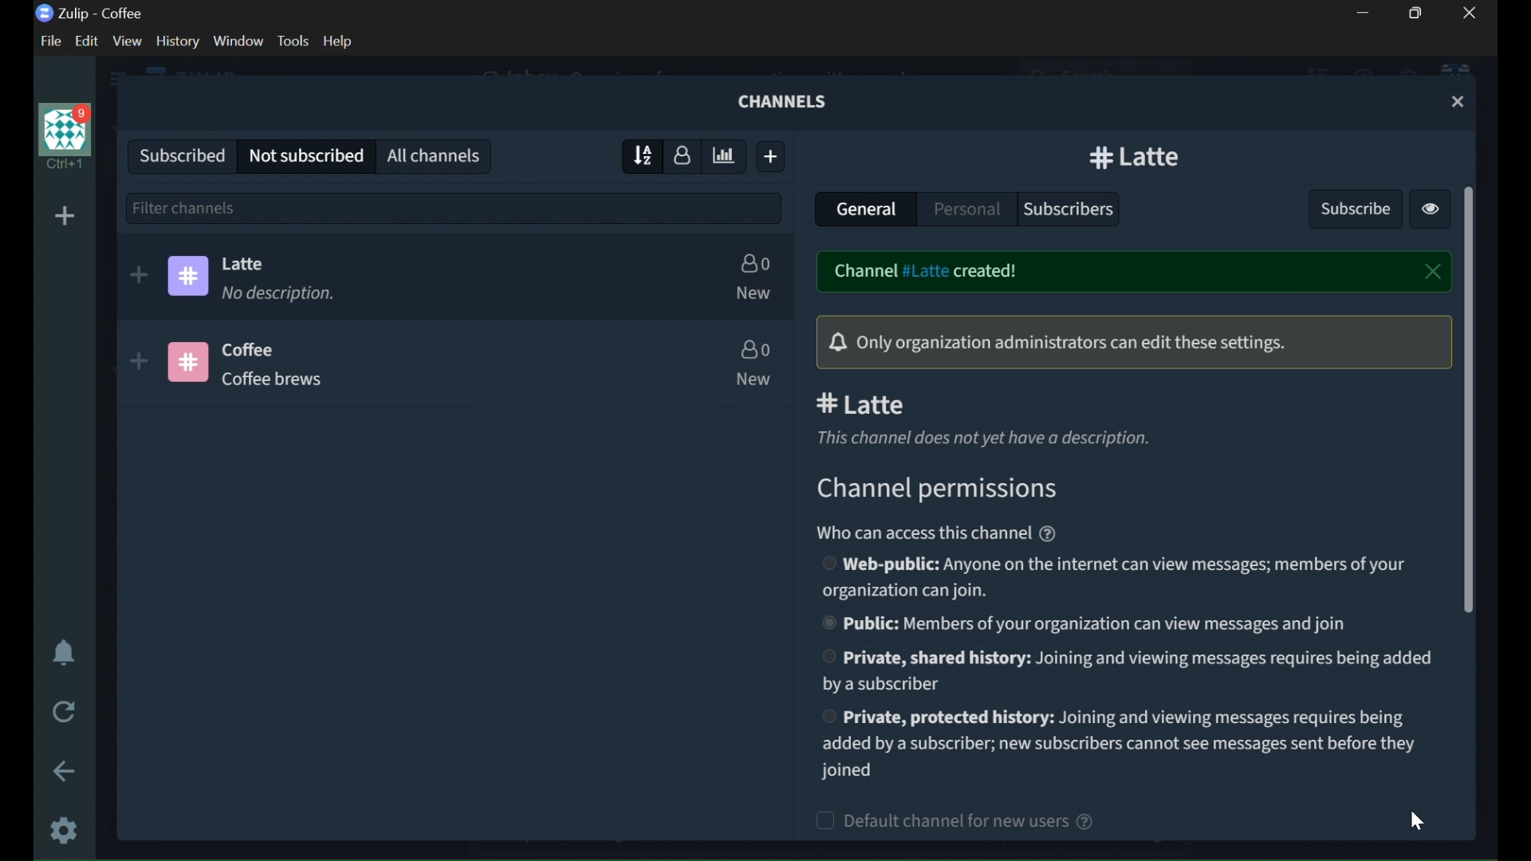 This screenshot has height=861, width=1531. I want to click on CHANNEL LOGO, so click(191, 276).